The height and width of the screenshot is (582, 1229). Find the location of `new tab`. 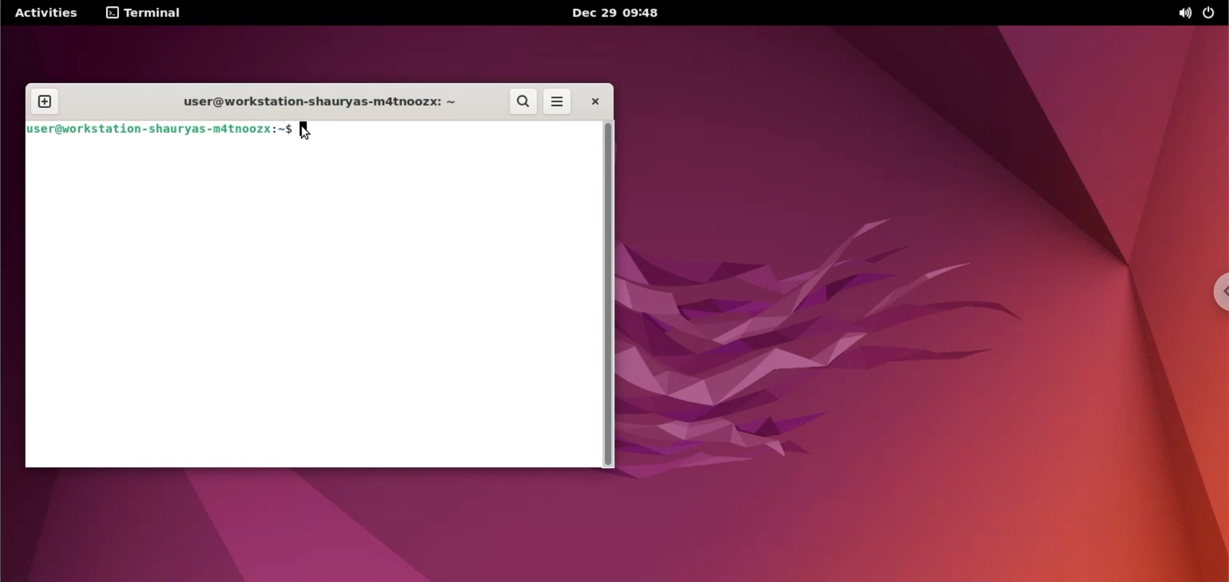

new tab is located at coordinates (44, 102).